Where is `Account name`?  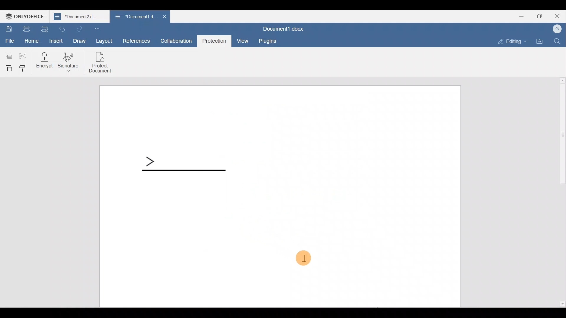 Account name is located at coordinates (558, 28).